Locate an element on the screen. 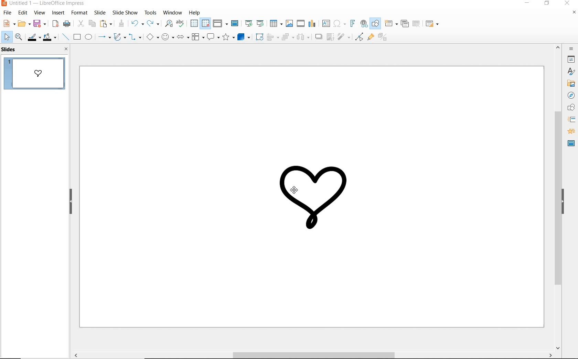 The image size is (578, 359). new slide is located at coordinates (391, 23).